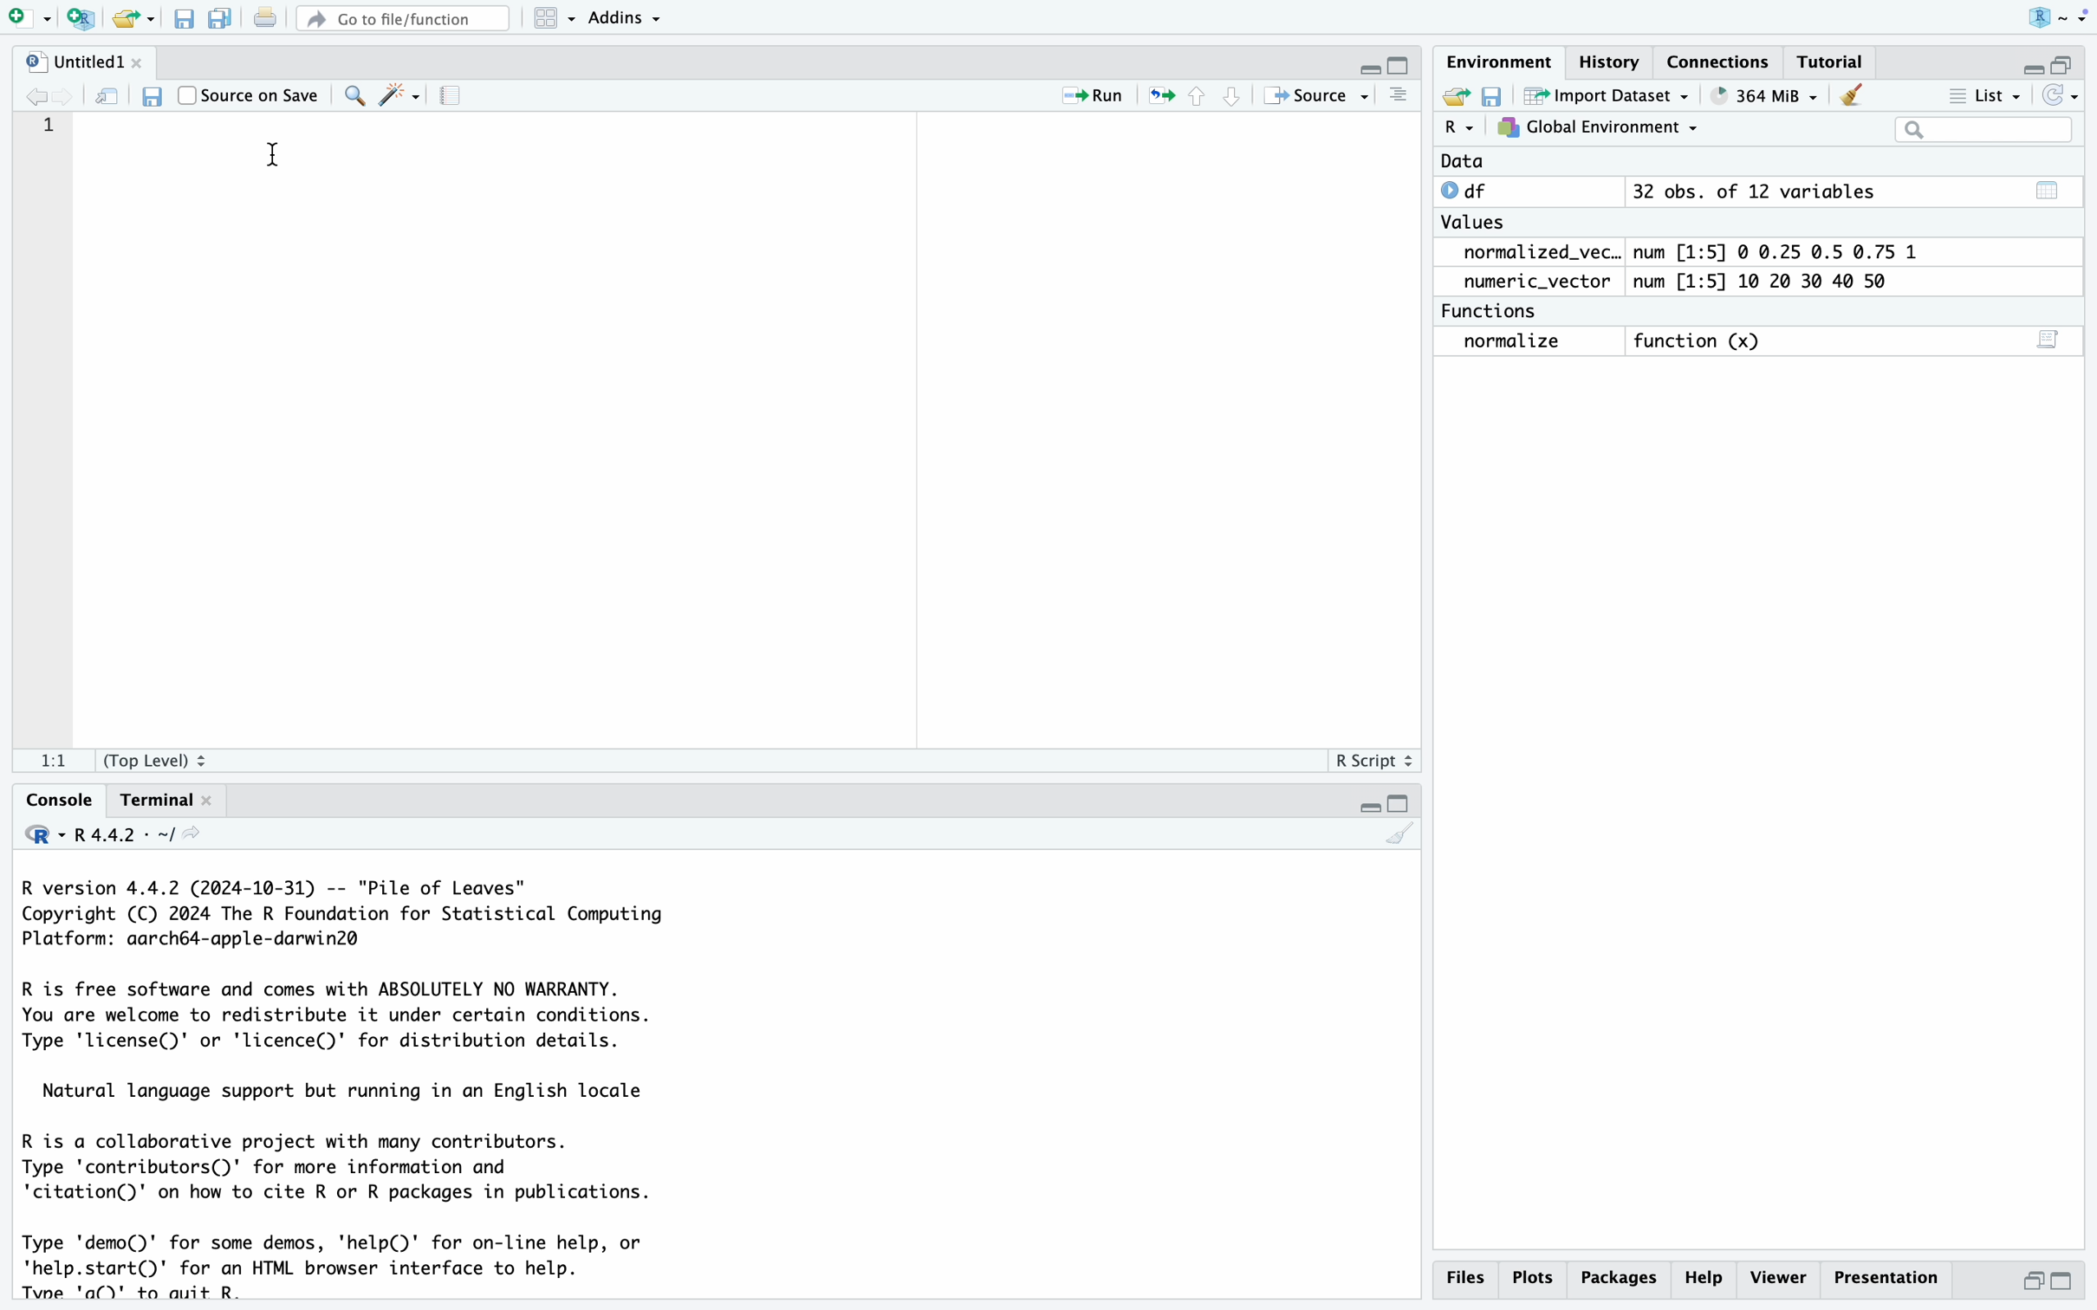 This screenshot has height=1310, width=2097. What do you see at coordinates (397, 94) in the screenshot?
I see `Wand` at bounding box center [397, 94].